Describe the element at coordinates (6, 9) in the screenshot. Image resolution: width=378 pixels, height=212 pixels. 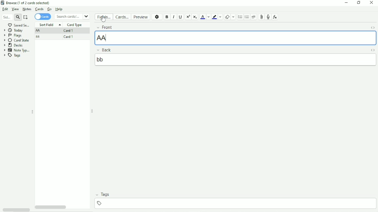
I see `Edit` at that location.